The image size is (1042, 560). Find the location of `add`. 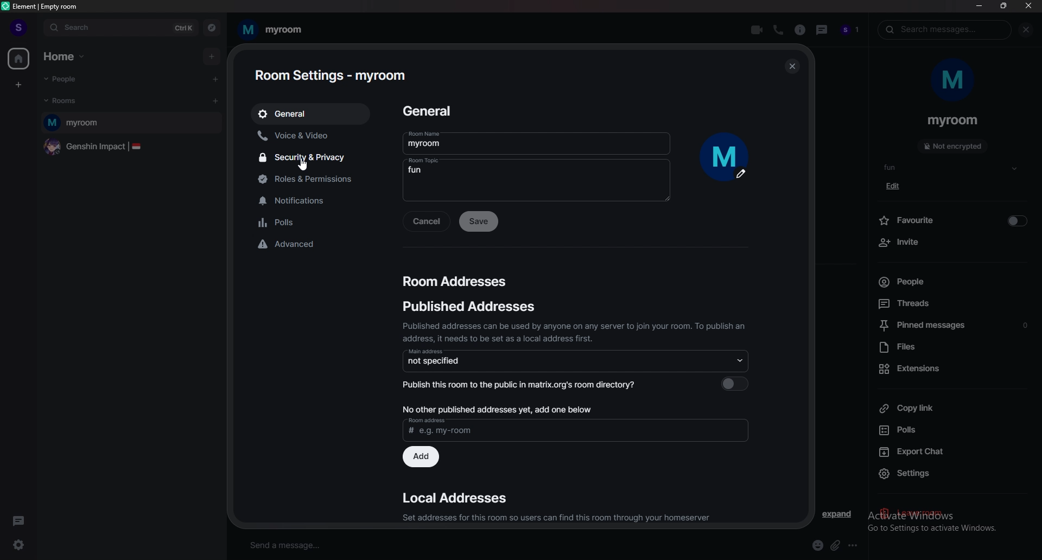

add is located at coordinates (212, 56).